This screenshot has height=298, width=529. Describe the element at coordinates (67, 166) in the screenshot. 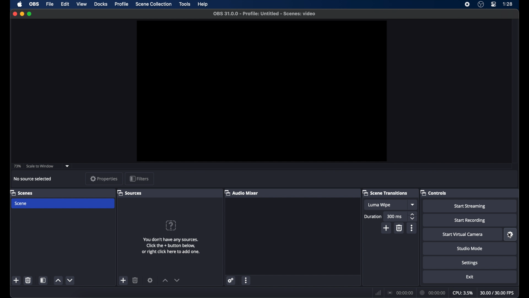

I see `dropdown` at that location.